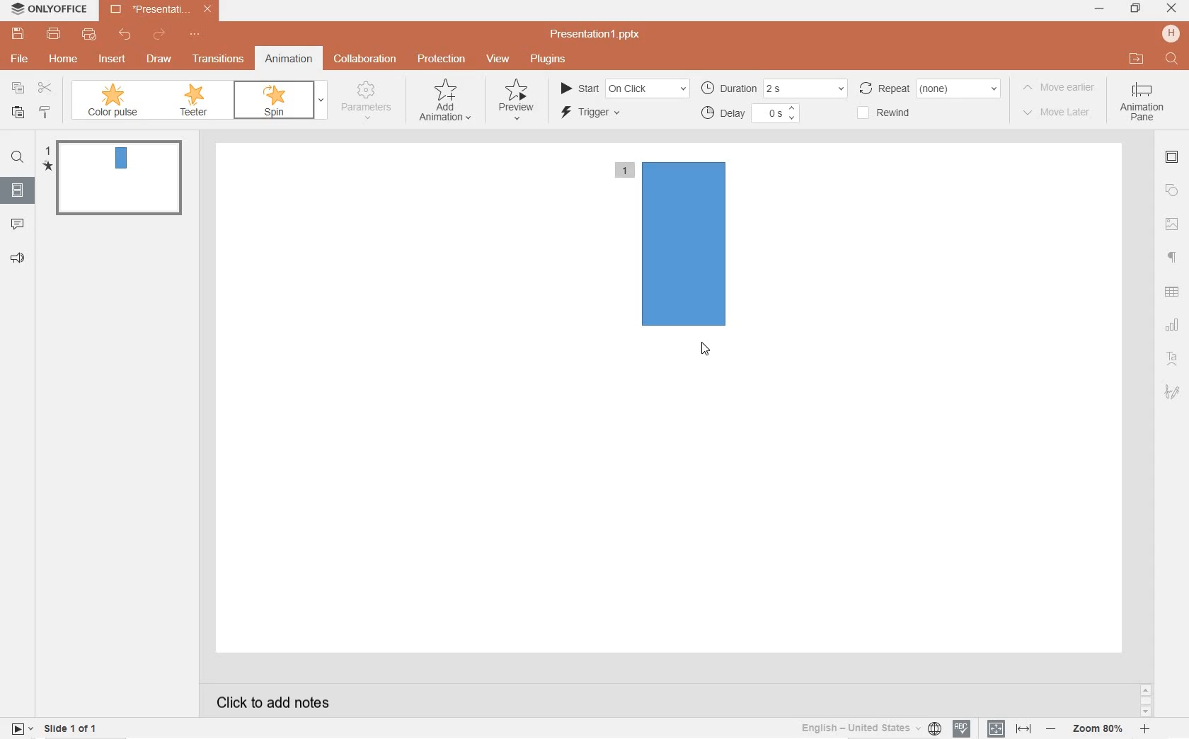 This screenshot has width=1189, height=739. What do you see at coordinates (88, 35) in the screenshot?
I see `quick print` at bounding box center [88, 35].